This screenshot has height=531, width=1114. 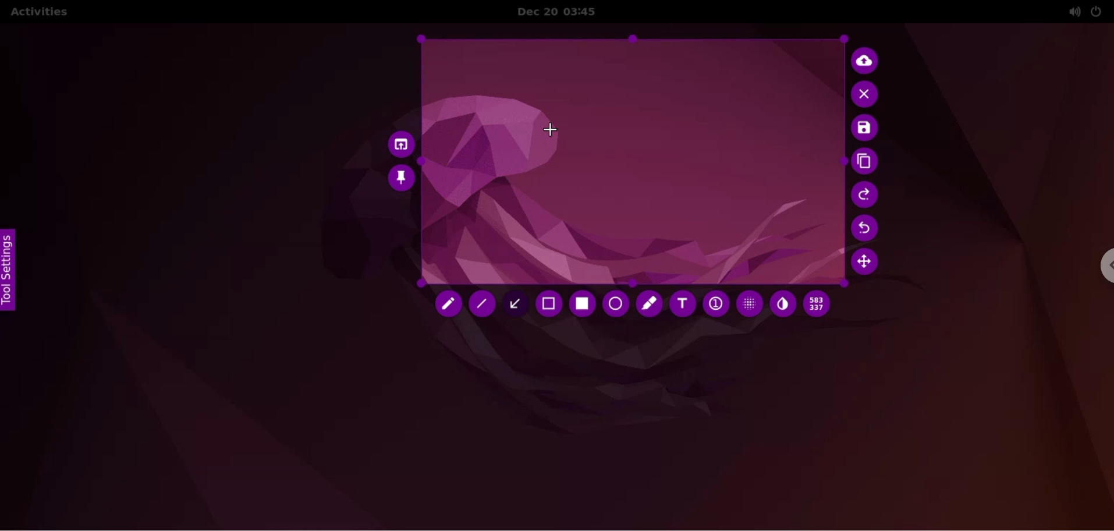 I want to click on redo, so click(x=867, y=194).